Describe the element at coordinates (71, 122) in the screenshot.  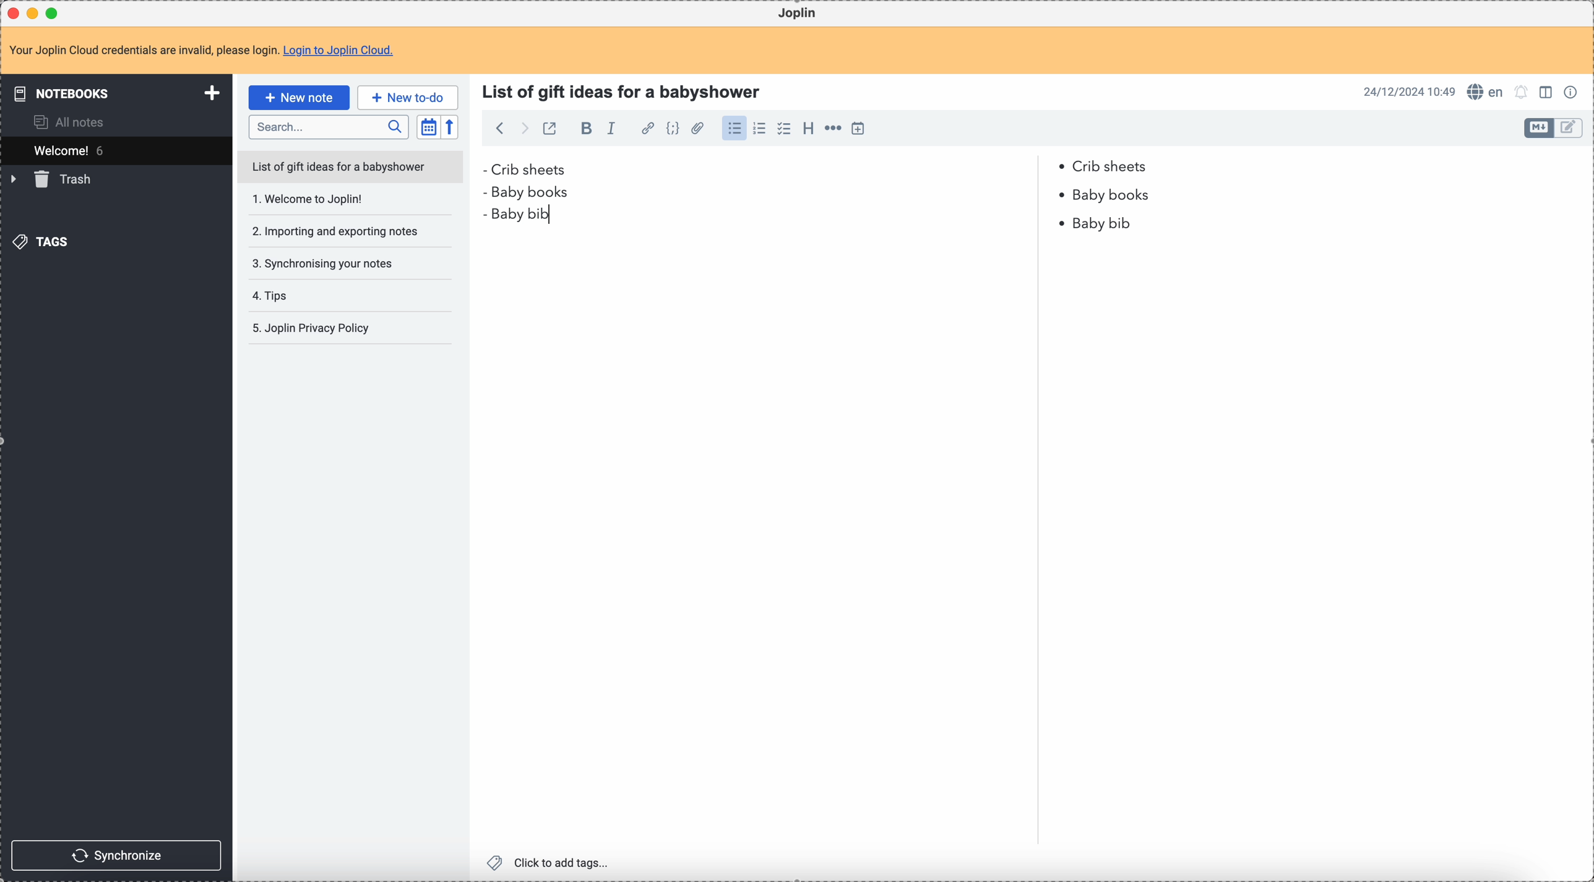
I see `all notes` at that location.